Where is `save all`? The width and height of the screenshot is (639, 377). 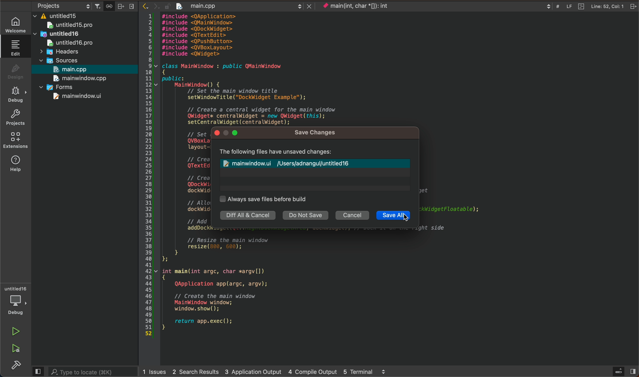 save all is located at coordinates (388, 216).